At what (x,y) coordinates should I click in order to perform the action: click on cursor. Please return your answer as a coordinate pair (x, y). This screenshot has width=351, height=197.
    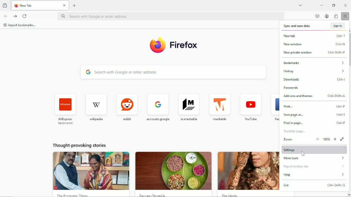
    Looking at the image, I should click on (302, 153).